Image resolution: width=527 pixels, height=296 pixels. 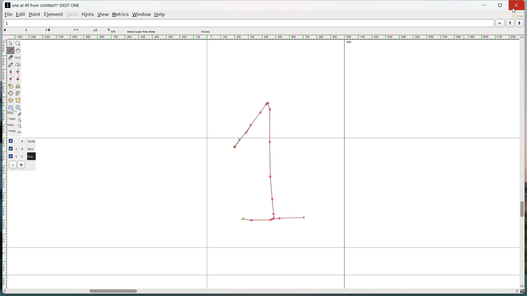 What do you see at coordinates (113, 292) in the screenshot?
I see `horizontal scrollbar` at bounding box center [113, 292].